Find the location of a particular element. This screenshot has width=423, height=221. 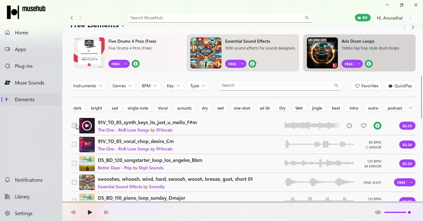

DS_BD_110_piano_loop_sunday_Dmajor is located at coordinates (233, 197).